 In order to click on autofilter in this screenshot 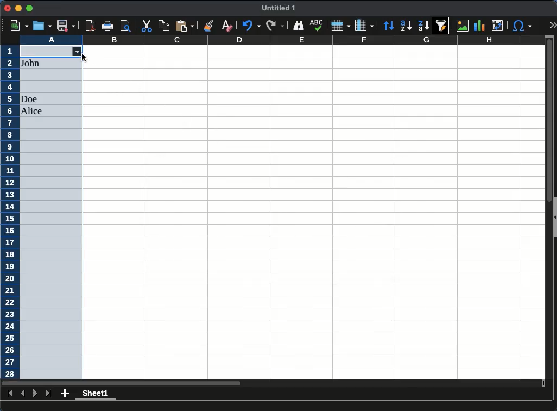, I will do `click(441, 25)`.